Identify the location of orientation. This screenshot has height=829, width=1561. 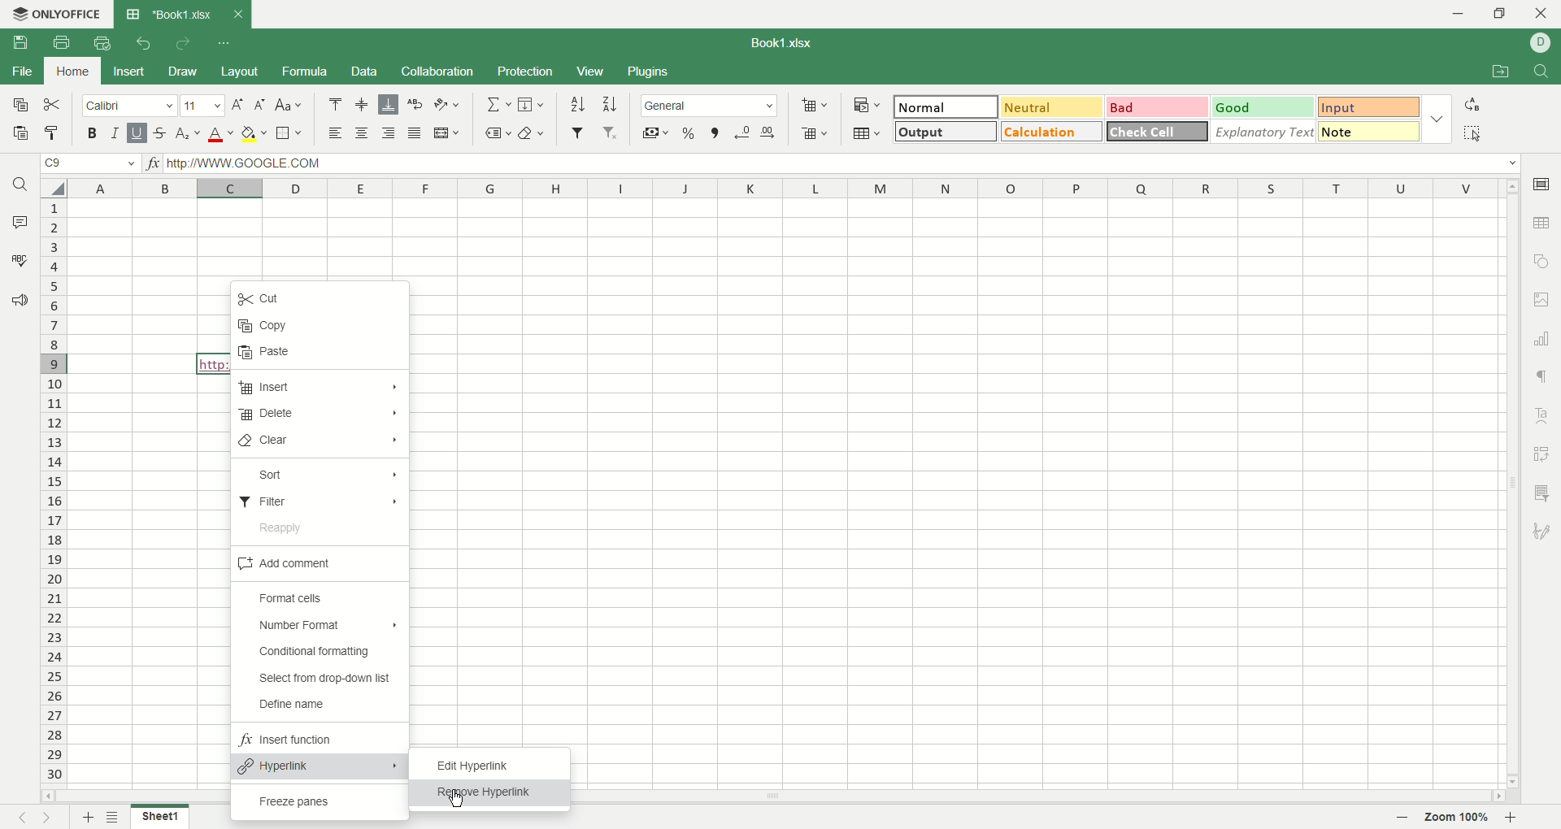
(445, 104).